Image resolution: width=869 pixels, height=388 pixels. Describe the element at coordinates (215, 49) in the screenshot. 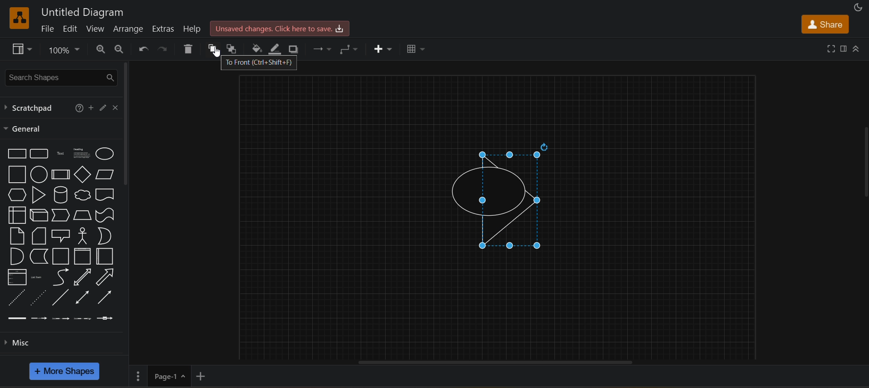

I see `to front` at that location.